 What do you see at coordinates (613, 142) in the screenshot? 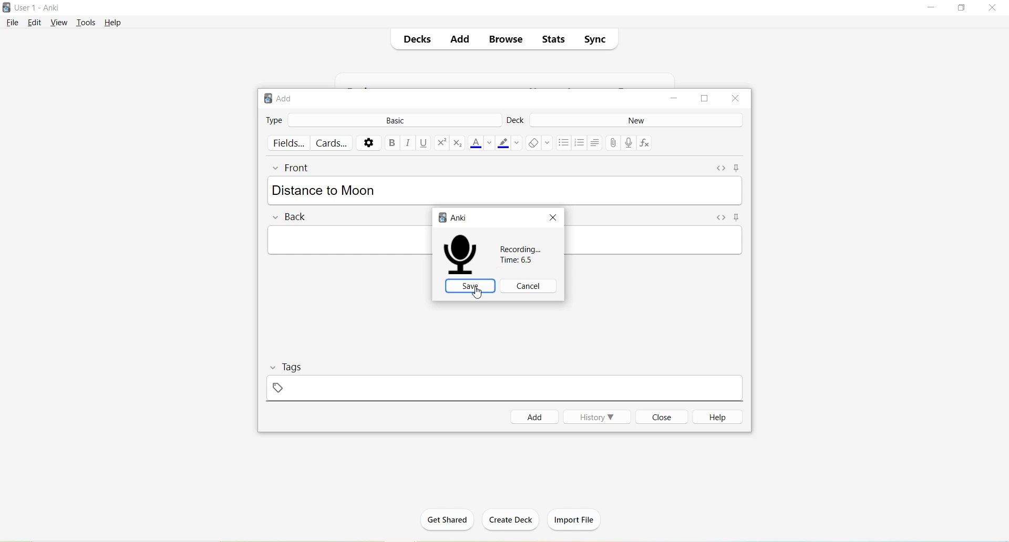
I see `Attach pictures/audio/video` at bounding box center [613, 142].